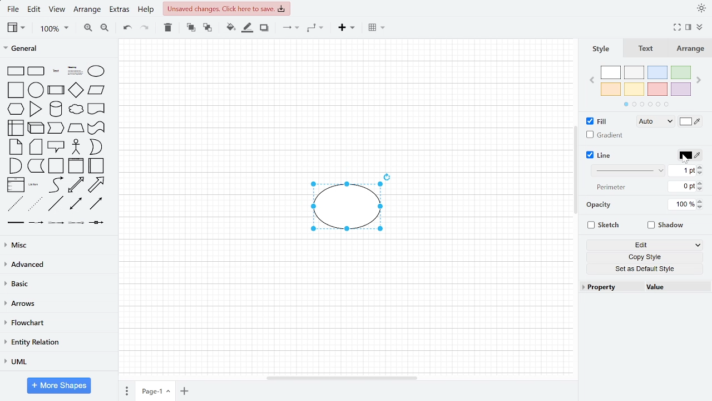 The height and width of the screenshot is (401, 712). Describe the element at coordinates (645, 268) in the screenshot. I see `set as default page style` at that location.